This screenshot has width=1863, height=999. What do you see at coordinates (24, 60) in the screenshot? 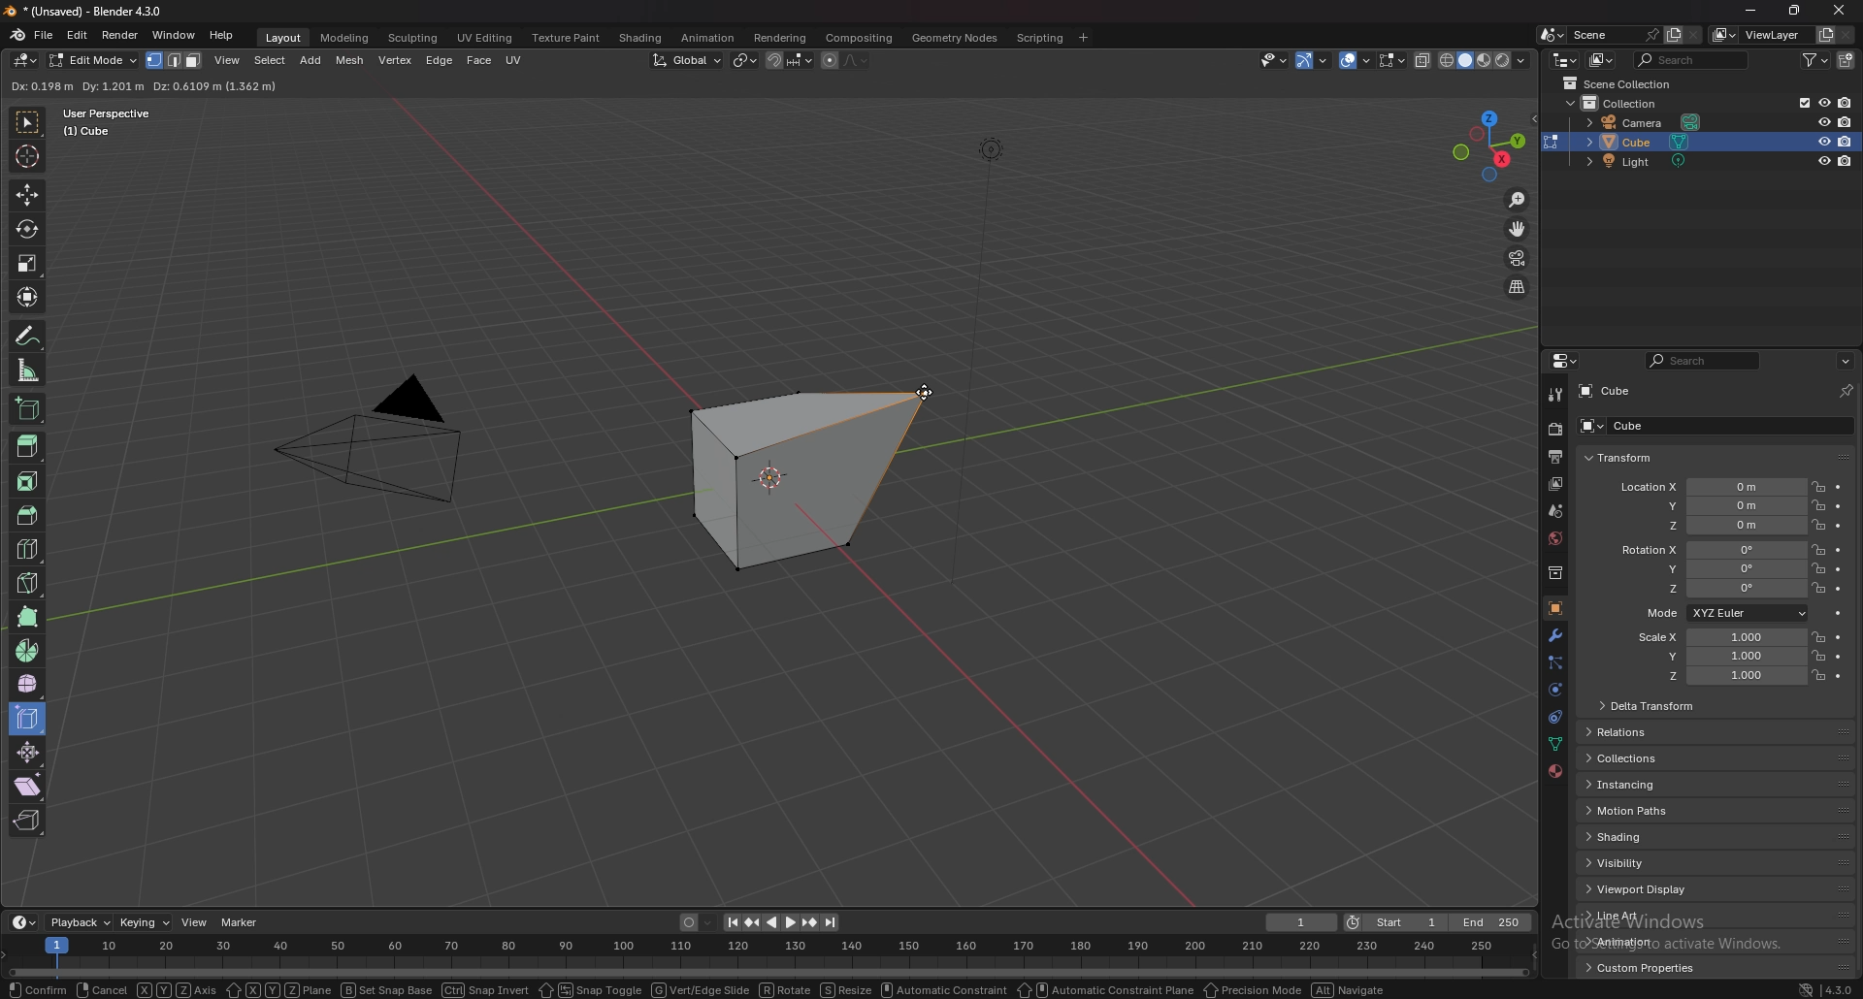
I see `editor type` at bounding box center [24, 60].